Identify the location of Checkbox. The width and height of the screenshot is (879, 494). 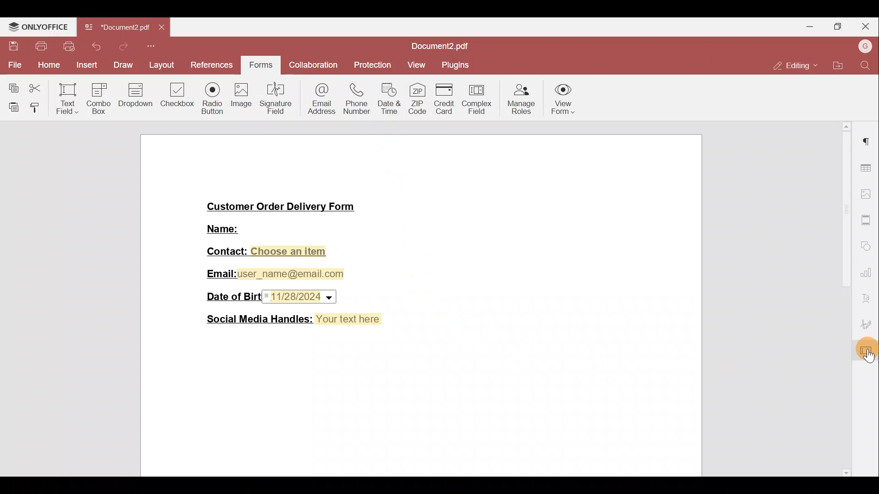
(178, 98).